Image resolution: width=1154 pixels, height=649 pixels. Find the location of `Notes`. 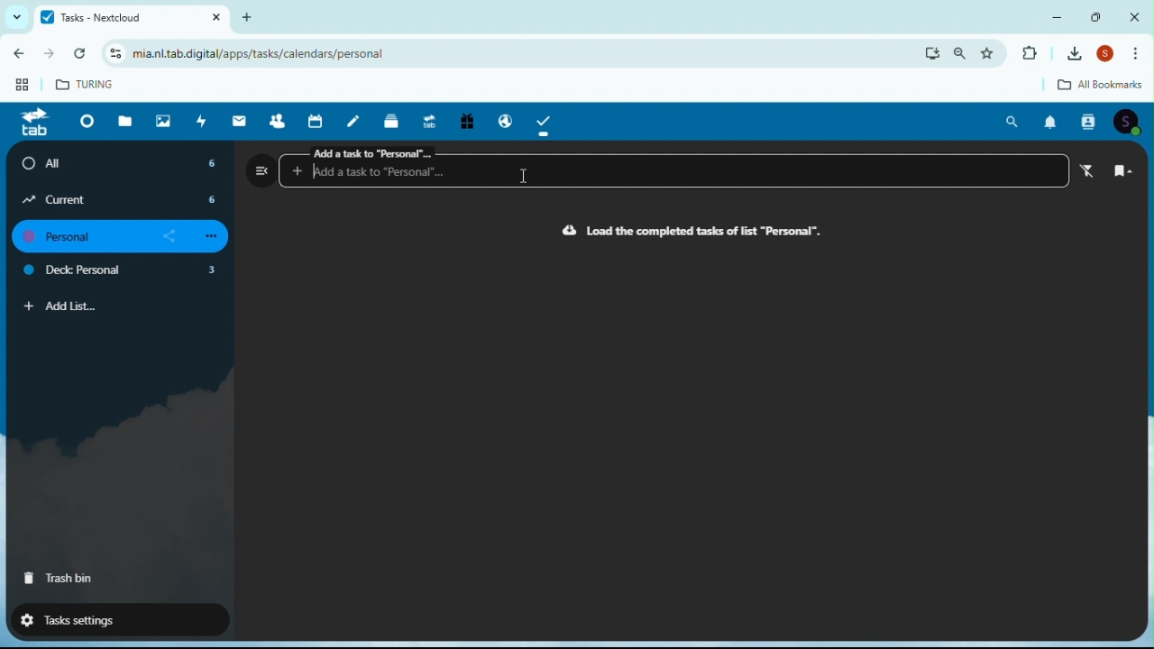

Notes is located at coordinates (357, 120).